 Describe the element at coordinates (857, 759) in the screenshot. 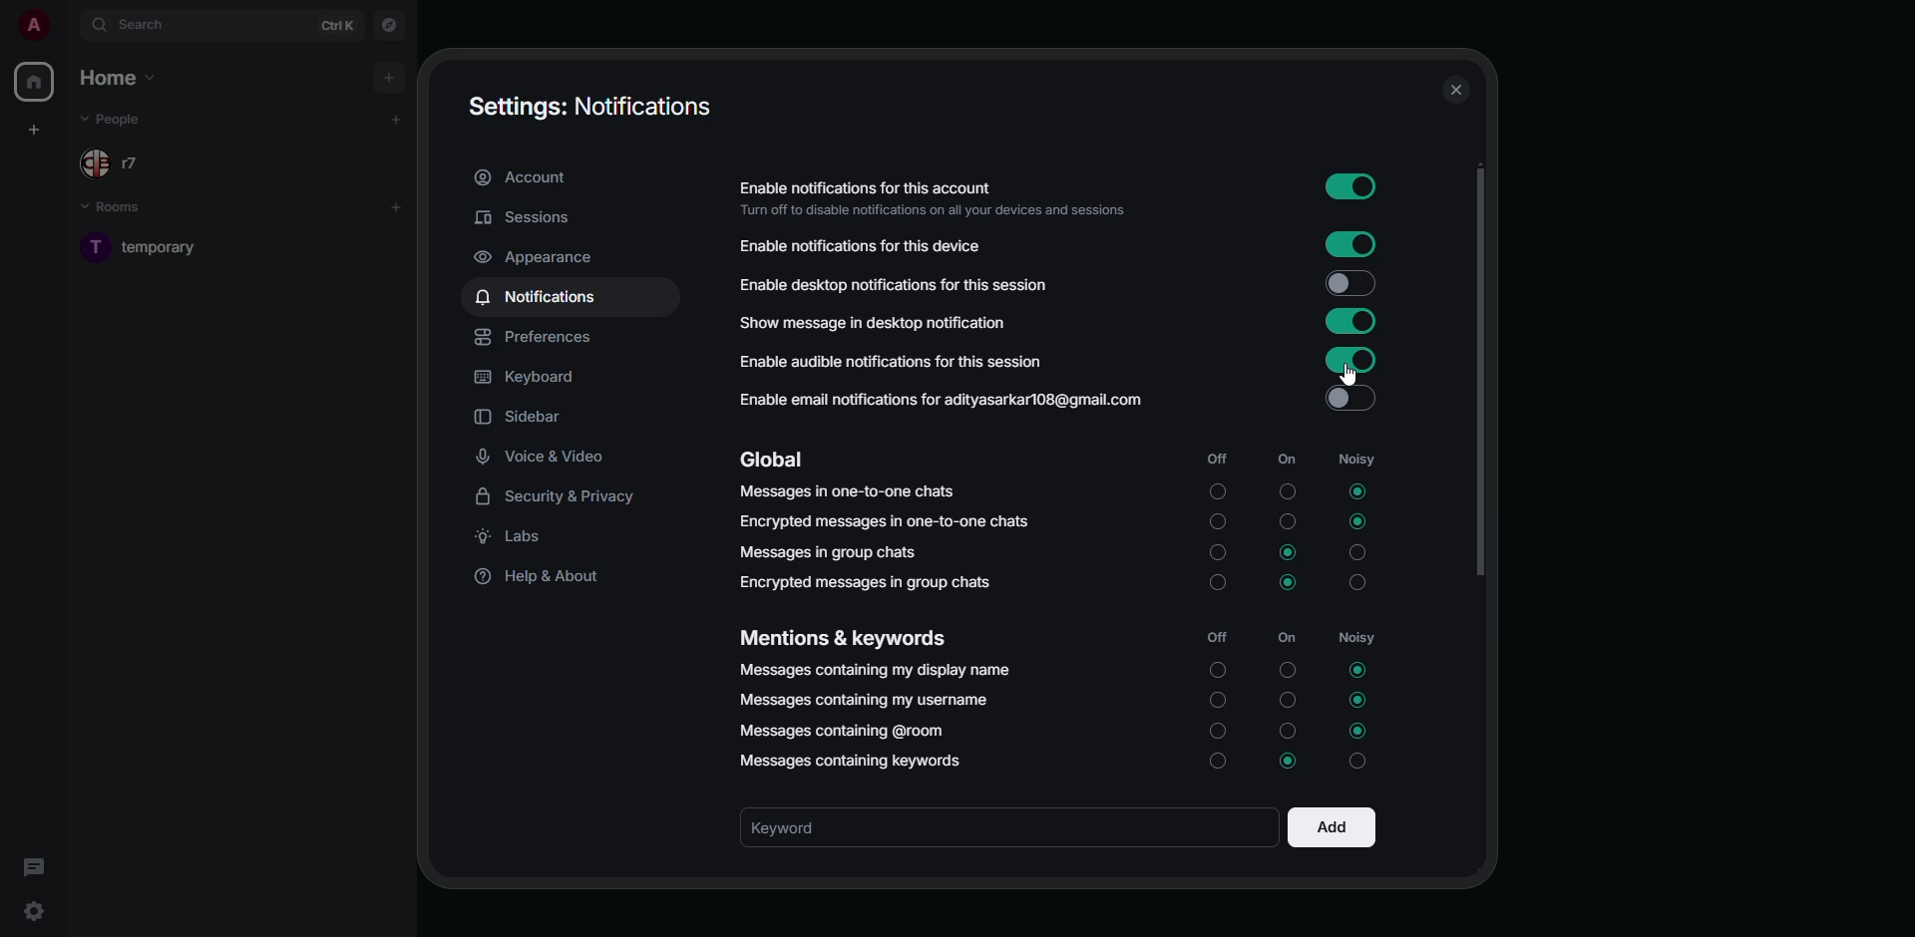

I see `messages containing keywords` at that location.